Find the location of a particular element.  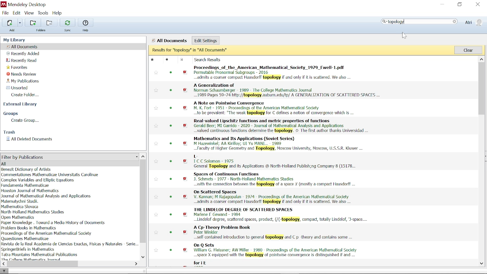

read is located at coordinates (170, 196).